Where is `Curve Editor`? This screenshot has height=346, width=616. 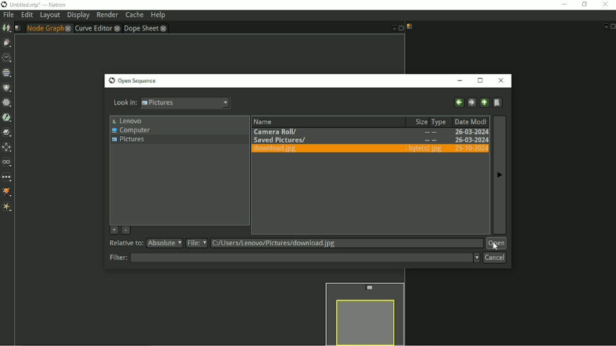
Curve Editor is located at coordinates (96, 28).